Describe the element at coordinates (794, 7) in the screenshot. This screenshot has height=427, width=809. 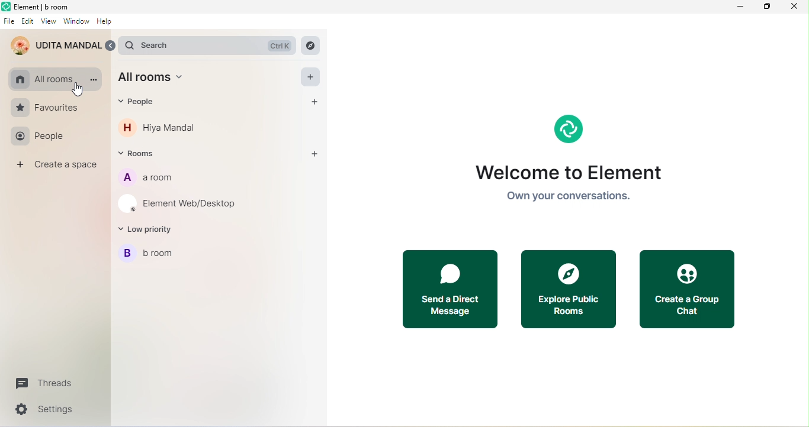
I see `close` at that location.